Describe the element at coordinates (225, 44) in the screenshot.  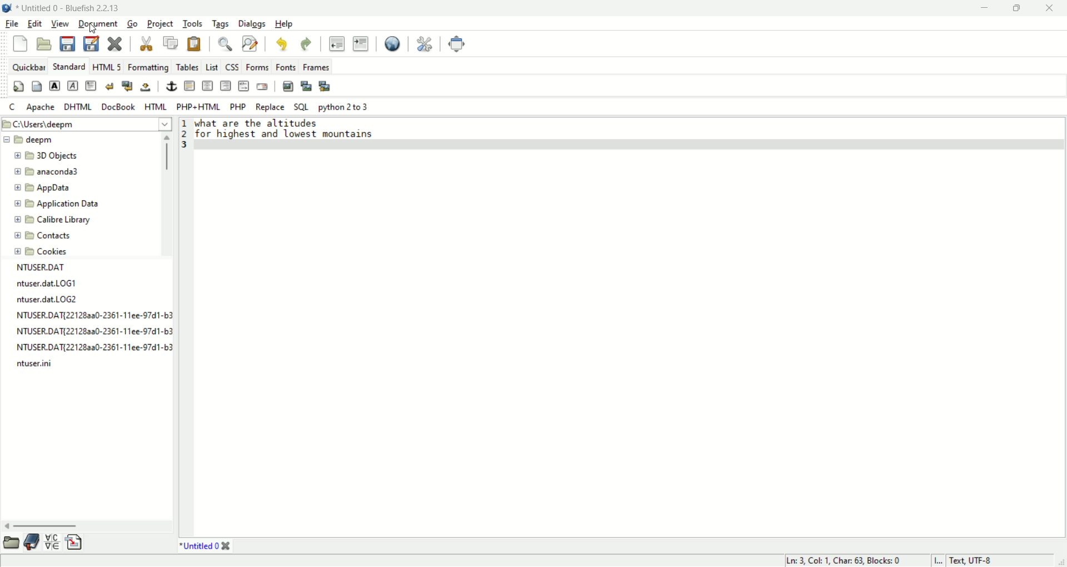
I see `show find bar` at that location.